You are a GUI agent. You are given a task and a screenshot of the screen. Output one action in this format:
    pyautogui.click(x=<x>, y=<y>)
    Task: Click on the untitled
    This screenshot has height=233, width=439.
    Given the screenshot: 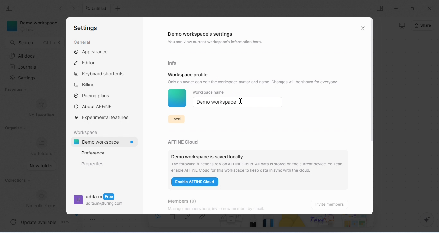 What is the action you would take?
    pyautogui.click(x=98, y=9)
    